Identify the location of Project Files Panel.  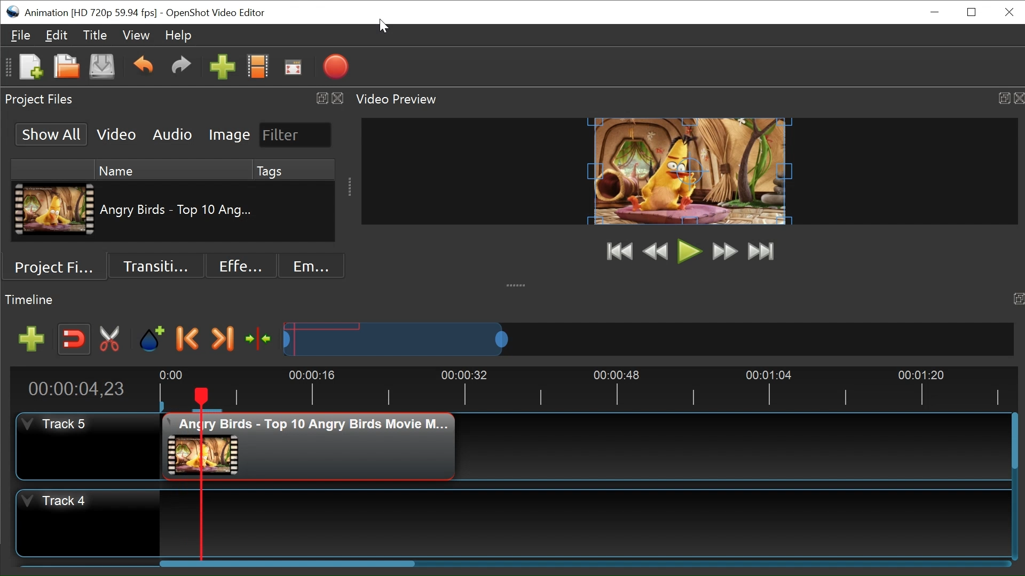
(173, 99).